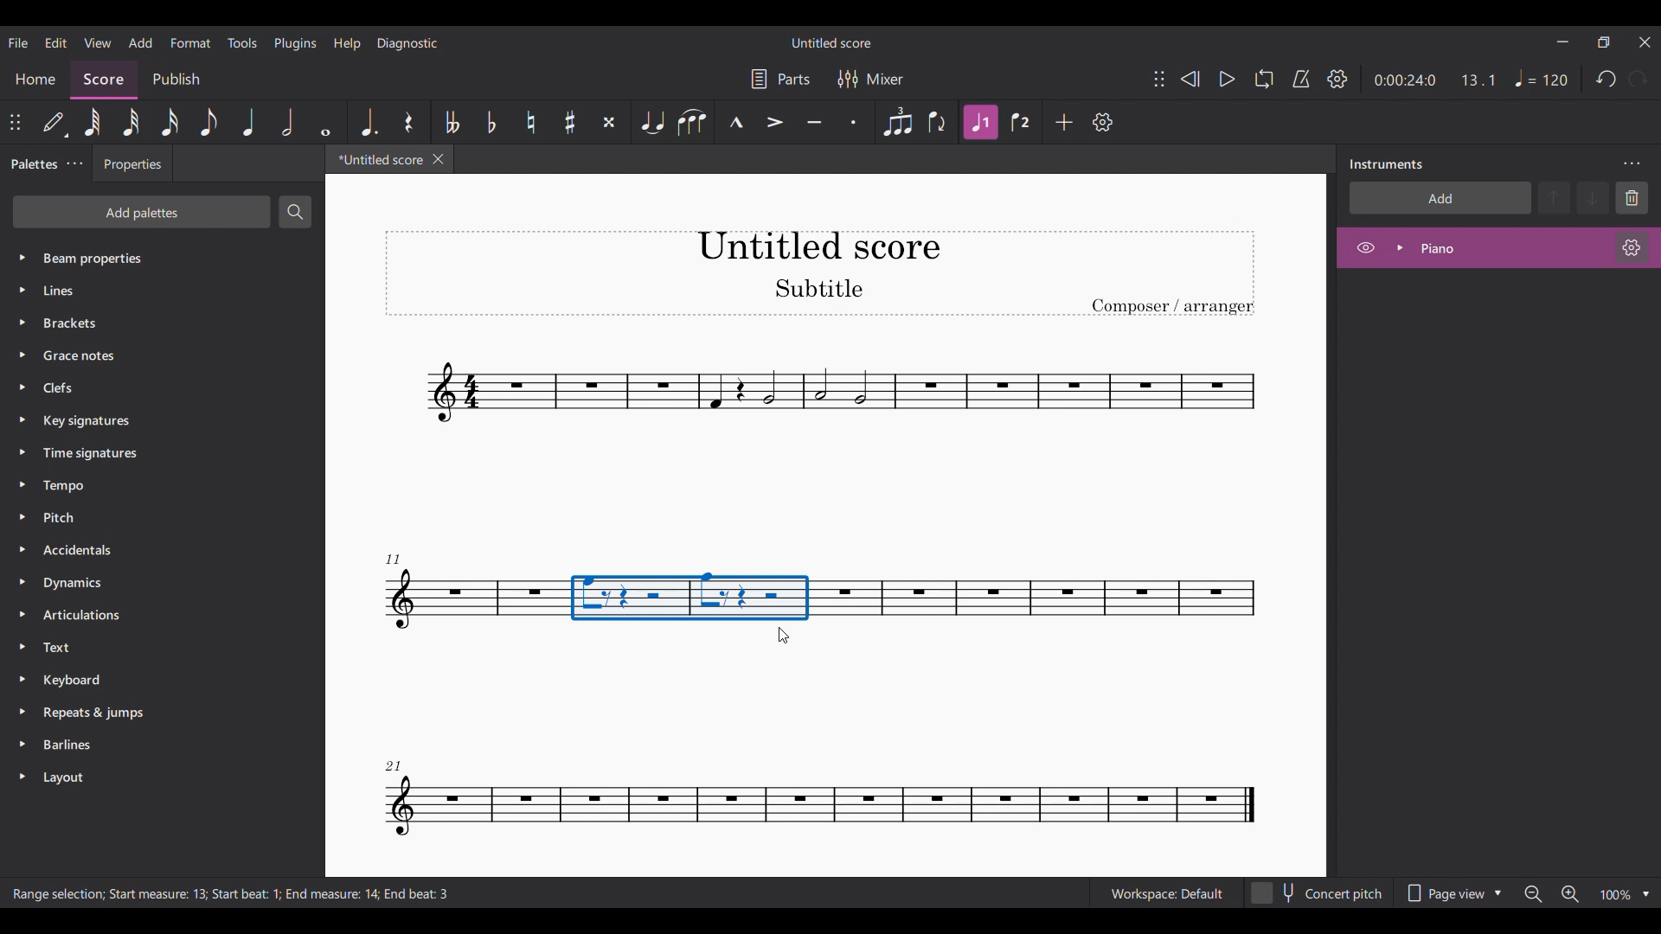 The image size is (1661, 934). What do you see at coordinates (104, 76) in the screenshot?
I see `Score, current section highlighted` at bounding box center [104, 76].